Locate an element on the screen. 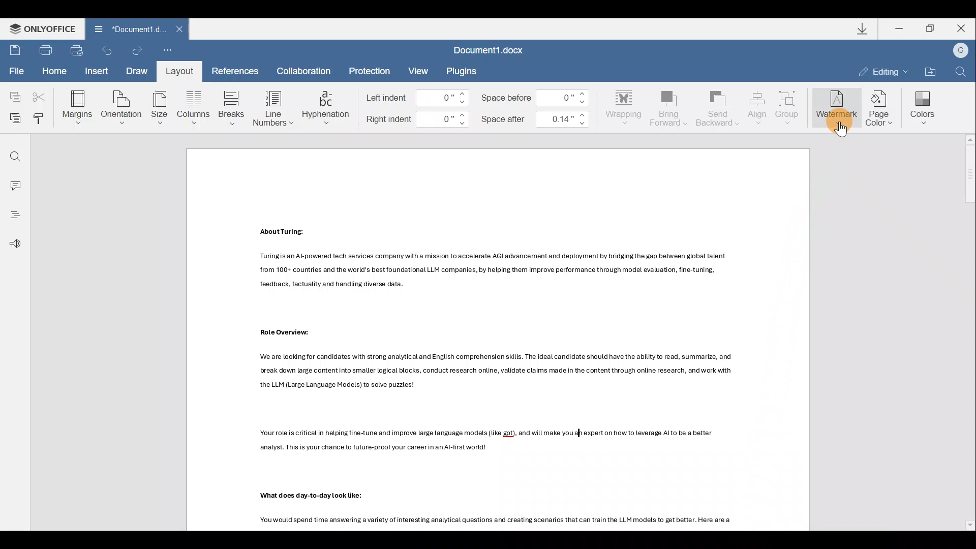   is located at coordinates (495, 371).